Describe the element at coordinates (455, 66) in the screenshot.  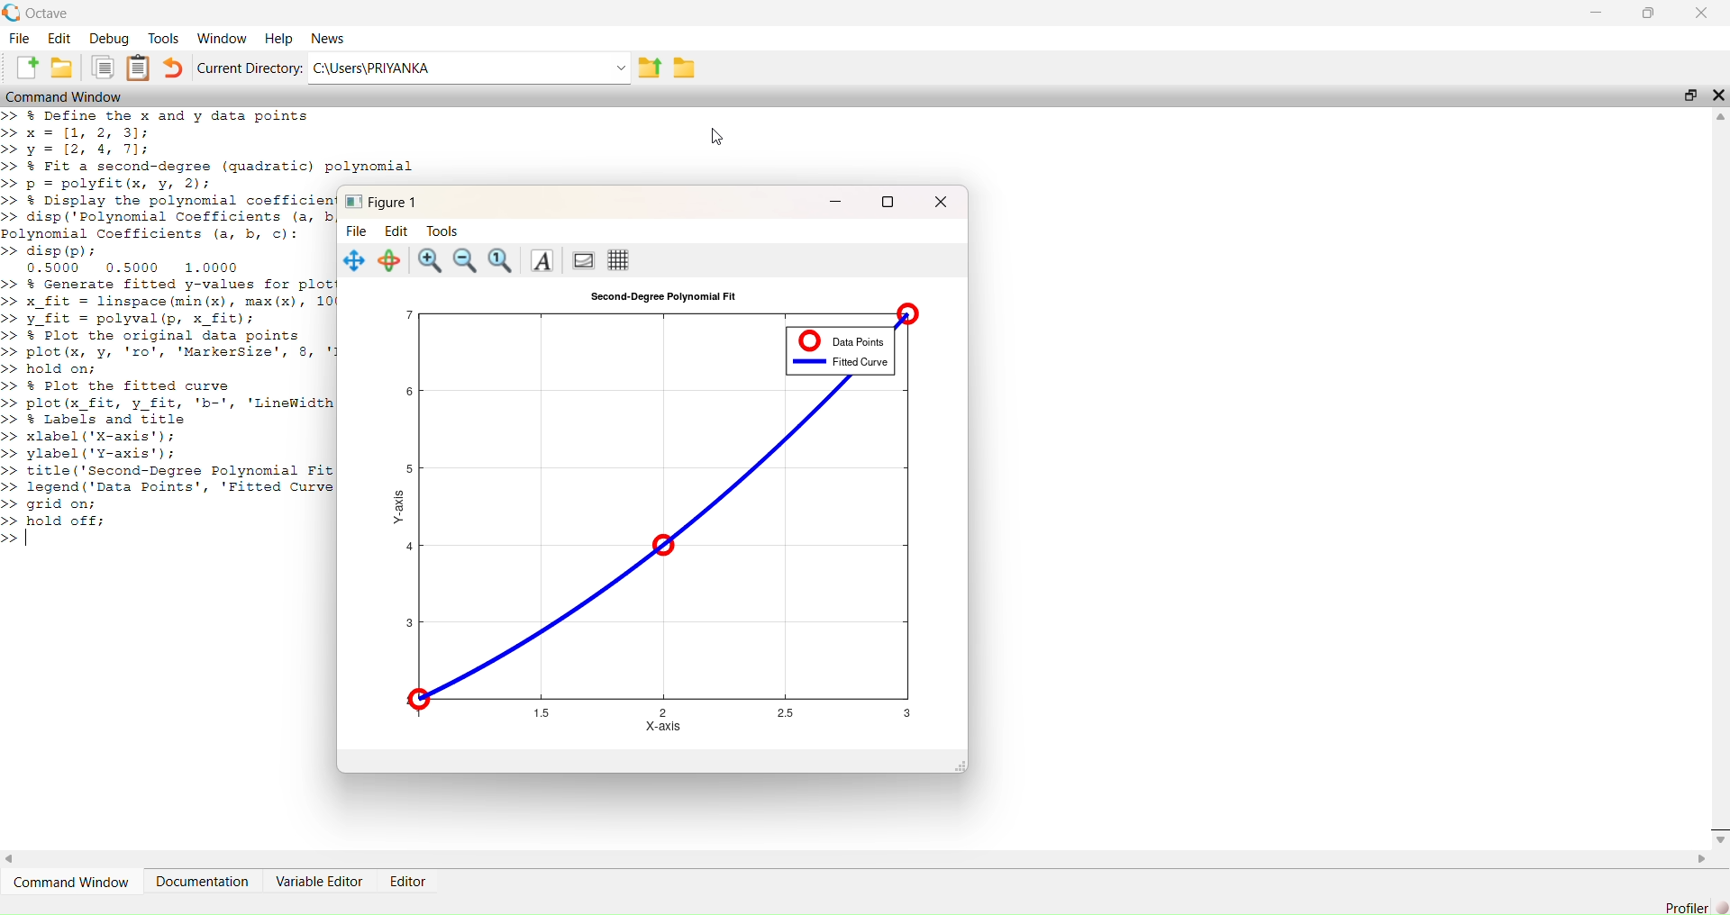
I see `C:/Users/PRIYANKA` at that location.